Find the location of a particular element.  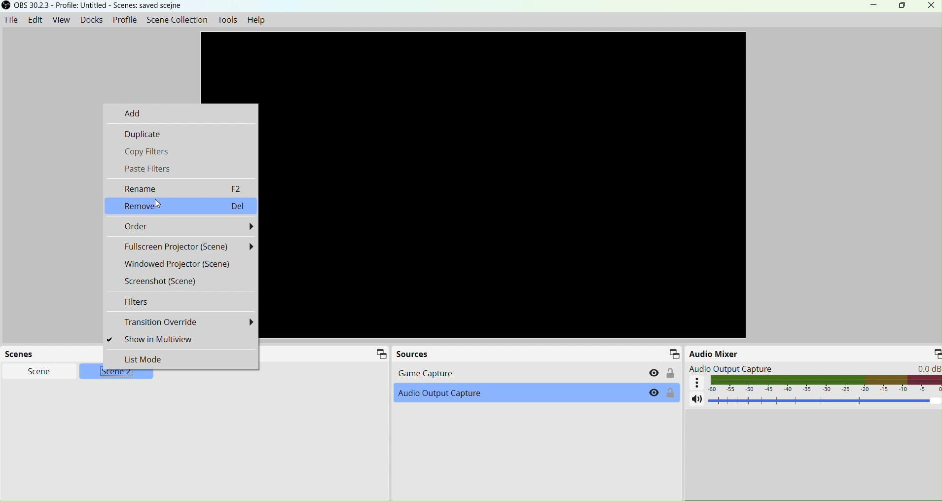

Audio Output capture is located at coordinates (813, 368).